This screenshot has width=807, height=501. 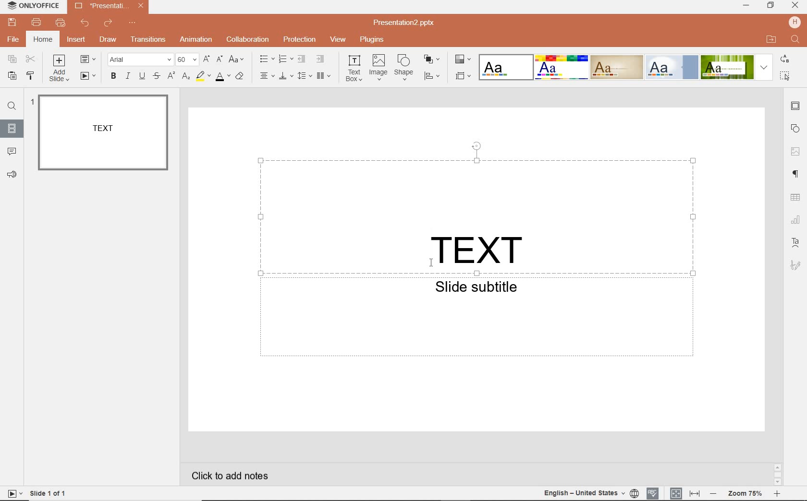 I want to click on PRINT, so click(x=37, y=23).